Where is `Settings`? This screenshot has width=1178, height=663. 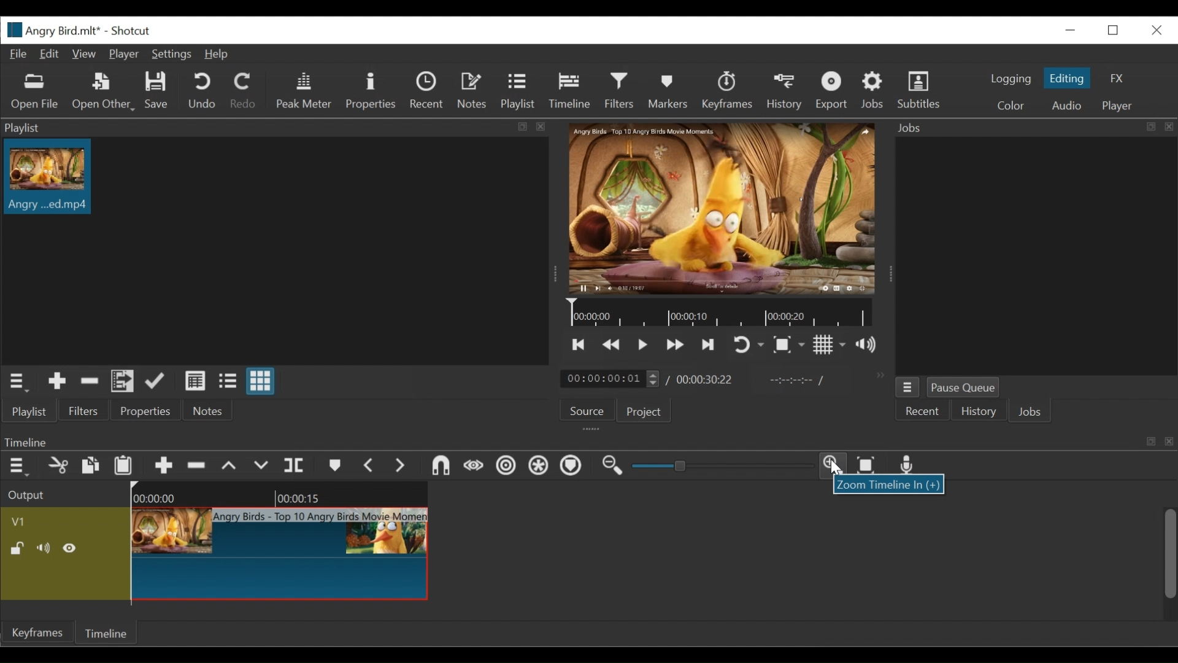 Settings is located at coordinates (171, 54).